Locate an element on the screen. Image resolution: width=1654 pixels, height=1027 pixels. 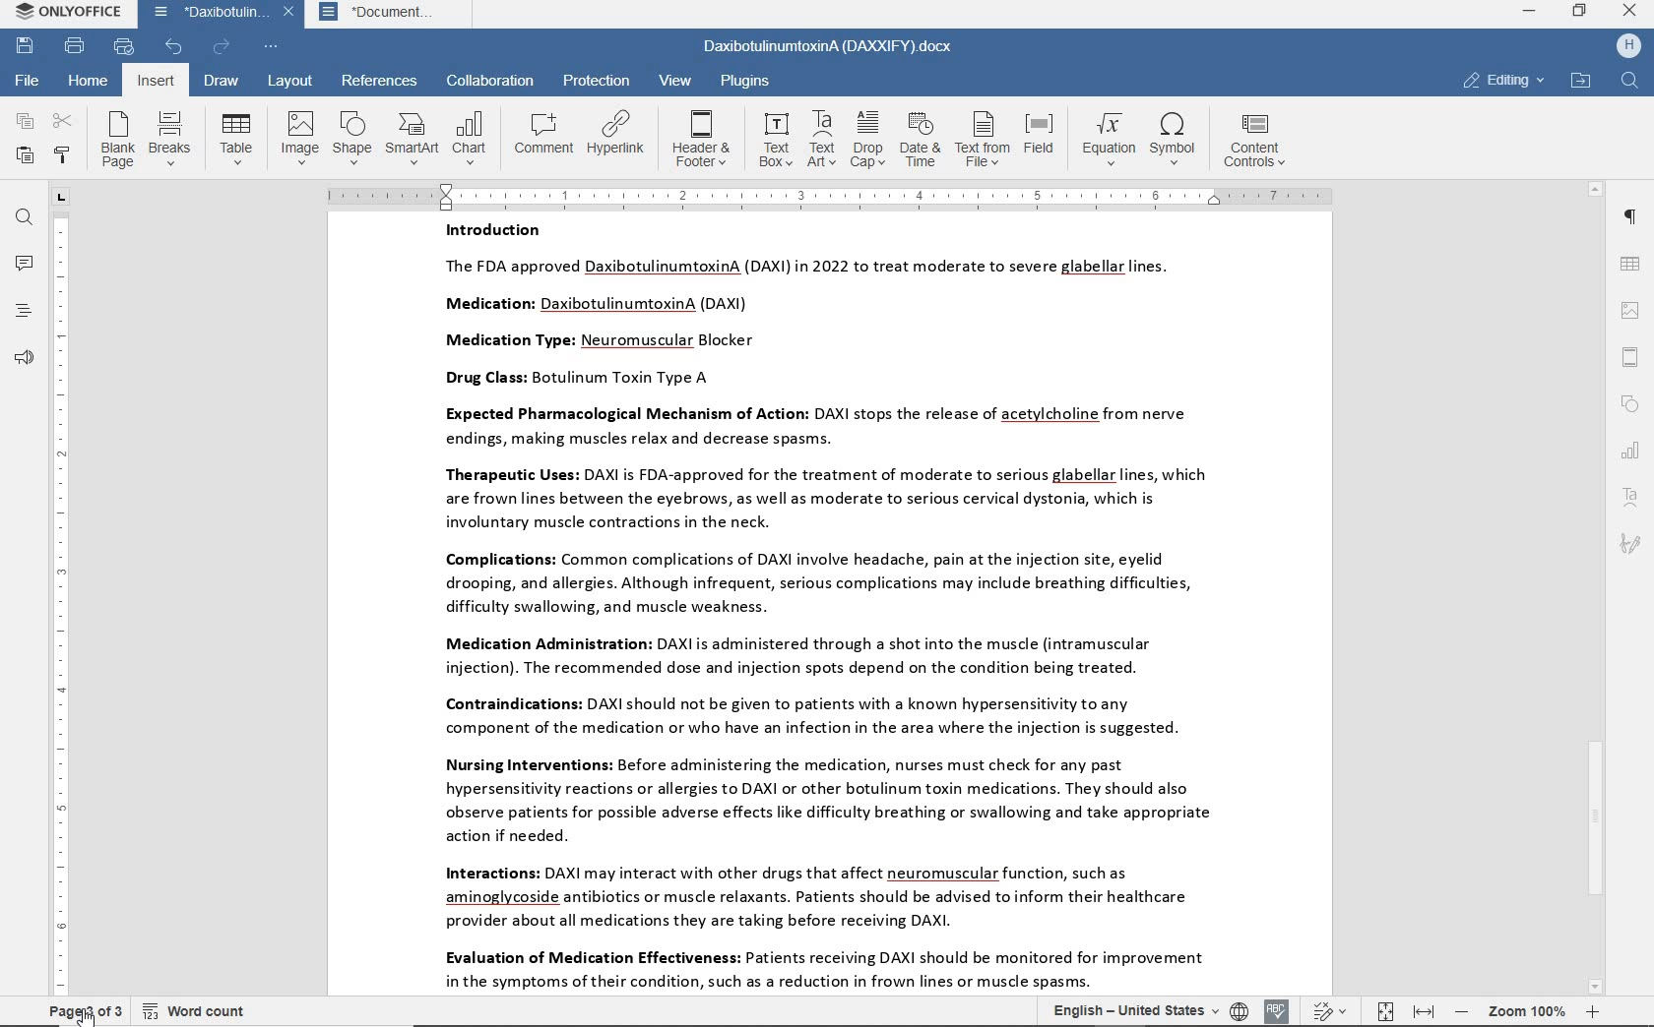
collaboration is located at coordinates (491, 81).